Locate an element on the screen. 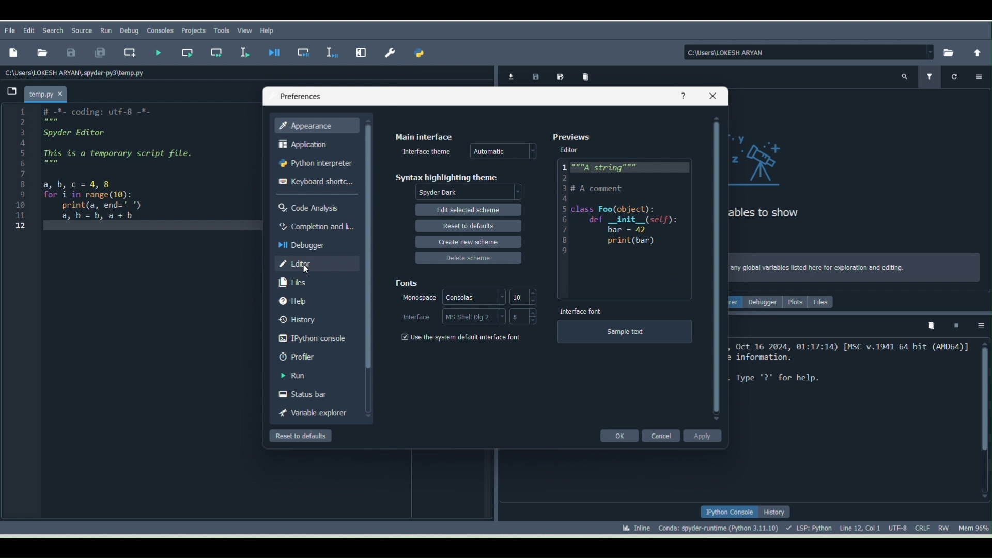 This screenshot has height=558, width=992. Cursor is located at coordinates (304, 270).